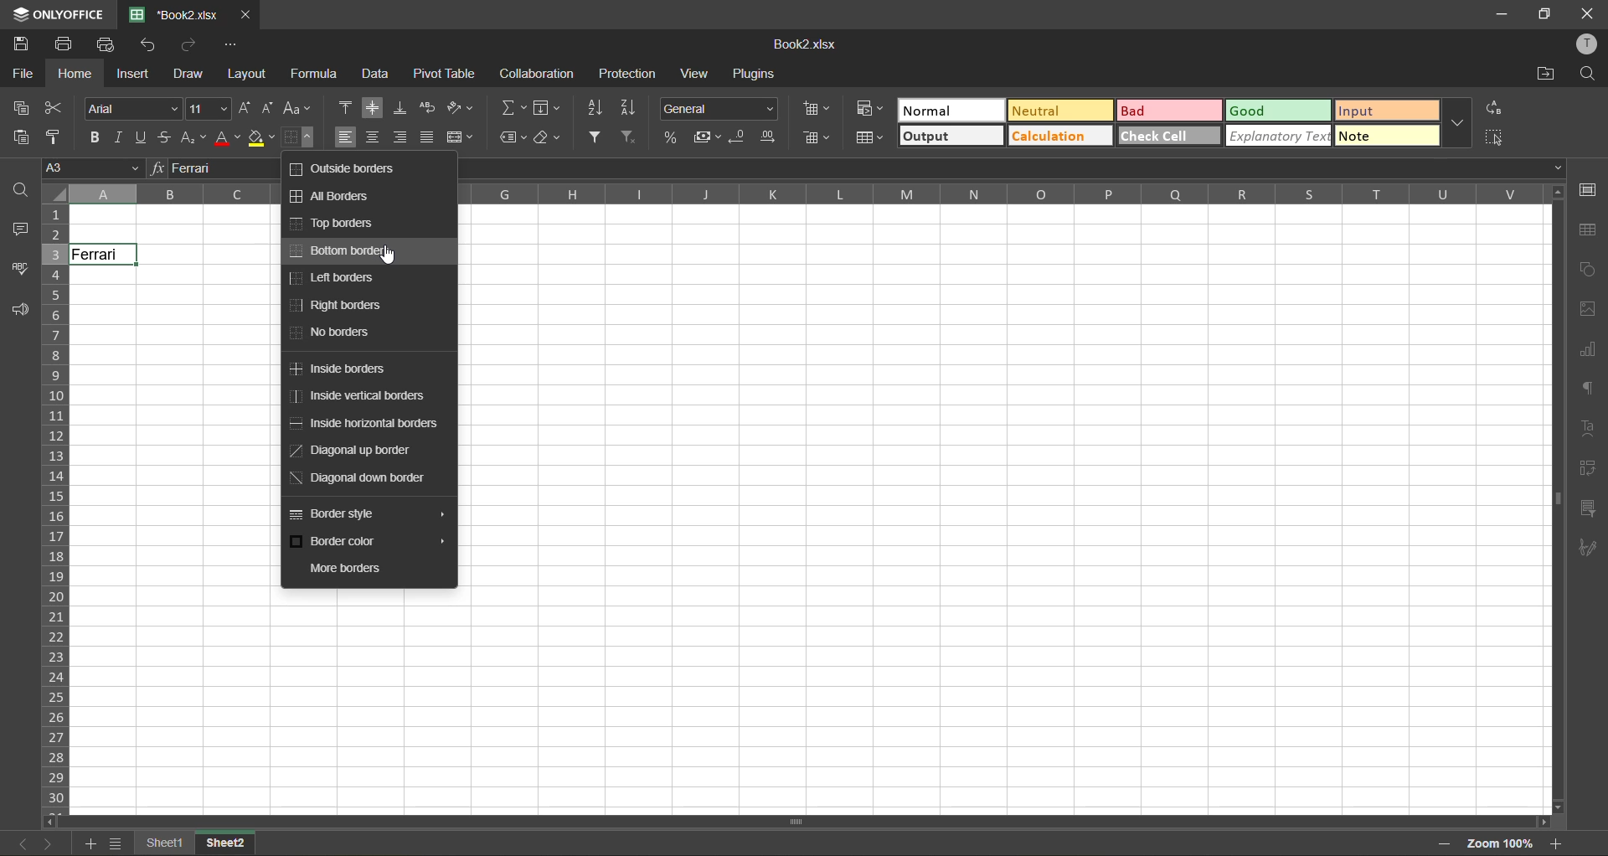 The image size is (1608, 856). Describe the element at coordinates (1170, 137) in the screenshot. I see `check cell` at that location.